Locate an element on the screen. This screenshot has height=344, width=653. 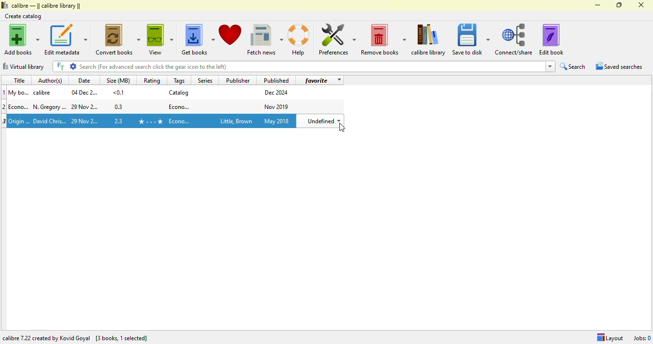
tag is located at coordinates (180, 106).